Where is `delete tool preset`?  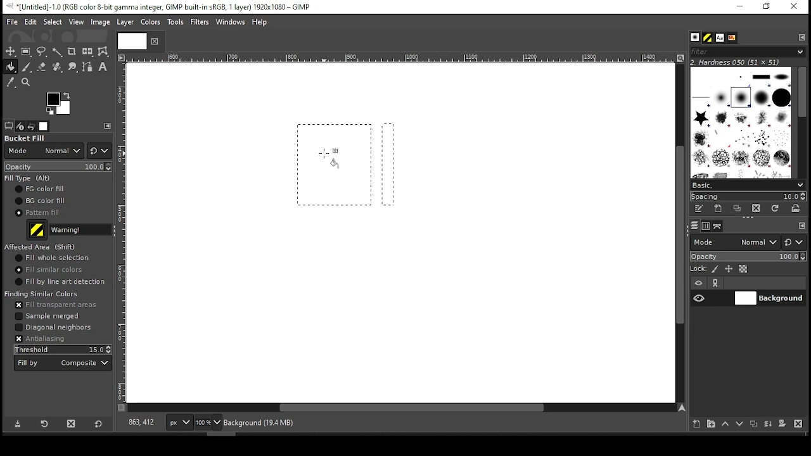 delete tool preset is located at coordinates (75, 423).